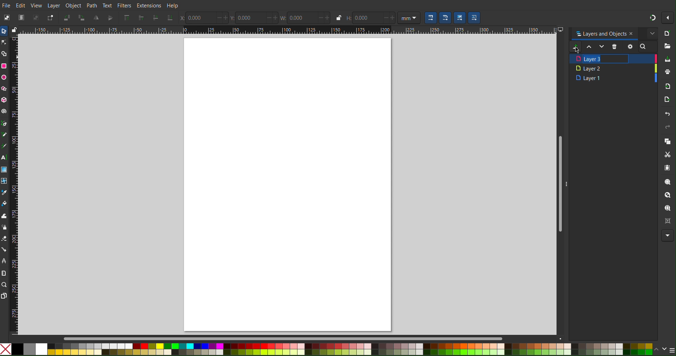  I want to click on Ellipse, so click(6, 78).